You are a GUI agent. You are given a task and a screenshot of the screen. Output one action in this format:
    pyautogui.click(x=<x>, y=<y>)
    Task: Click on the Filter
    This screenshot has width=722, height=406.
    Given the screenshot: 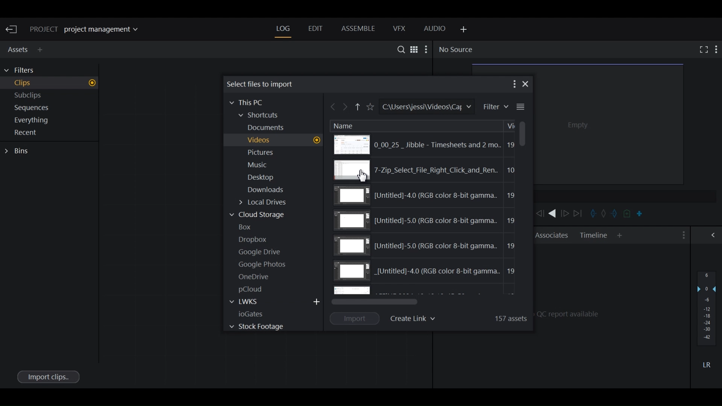 What is the action you would take?
    pyautogui.click(x=495, y=107)
    